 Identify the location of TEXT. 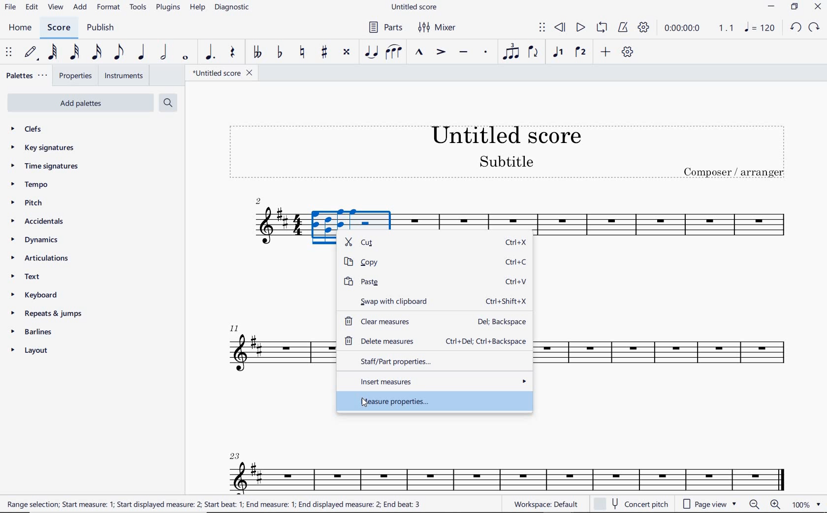
(28, 278).